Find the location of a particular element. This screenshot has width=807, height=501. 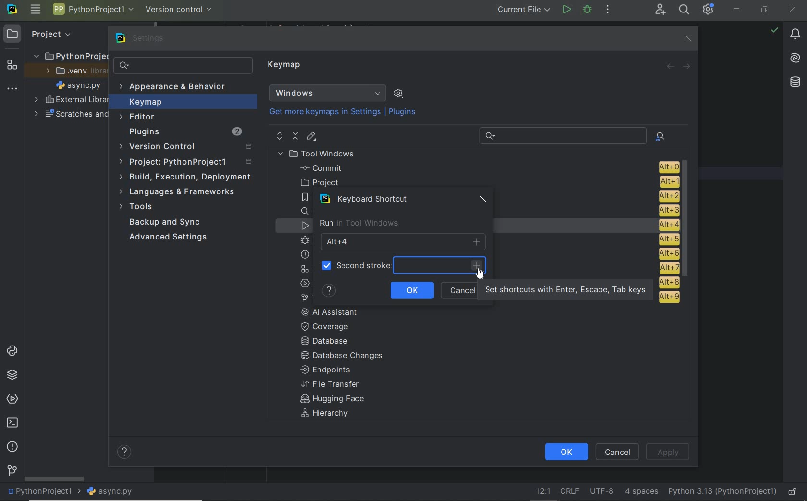

alt + 2 is located at coordinates (668, 195).